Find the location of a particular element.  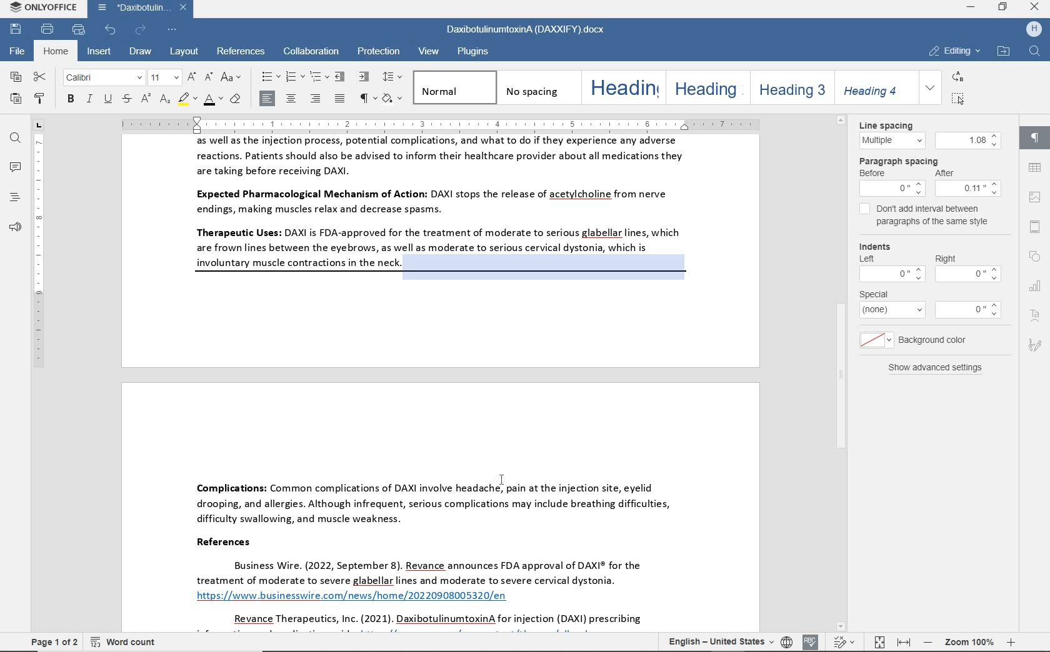

replace is located at coordinates (956, 76).